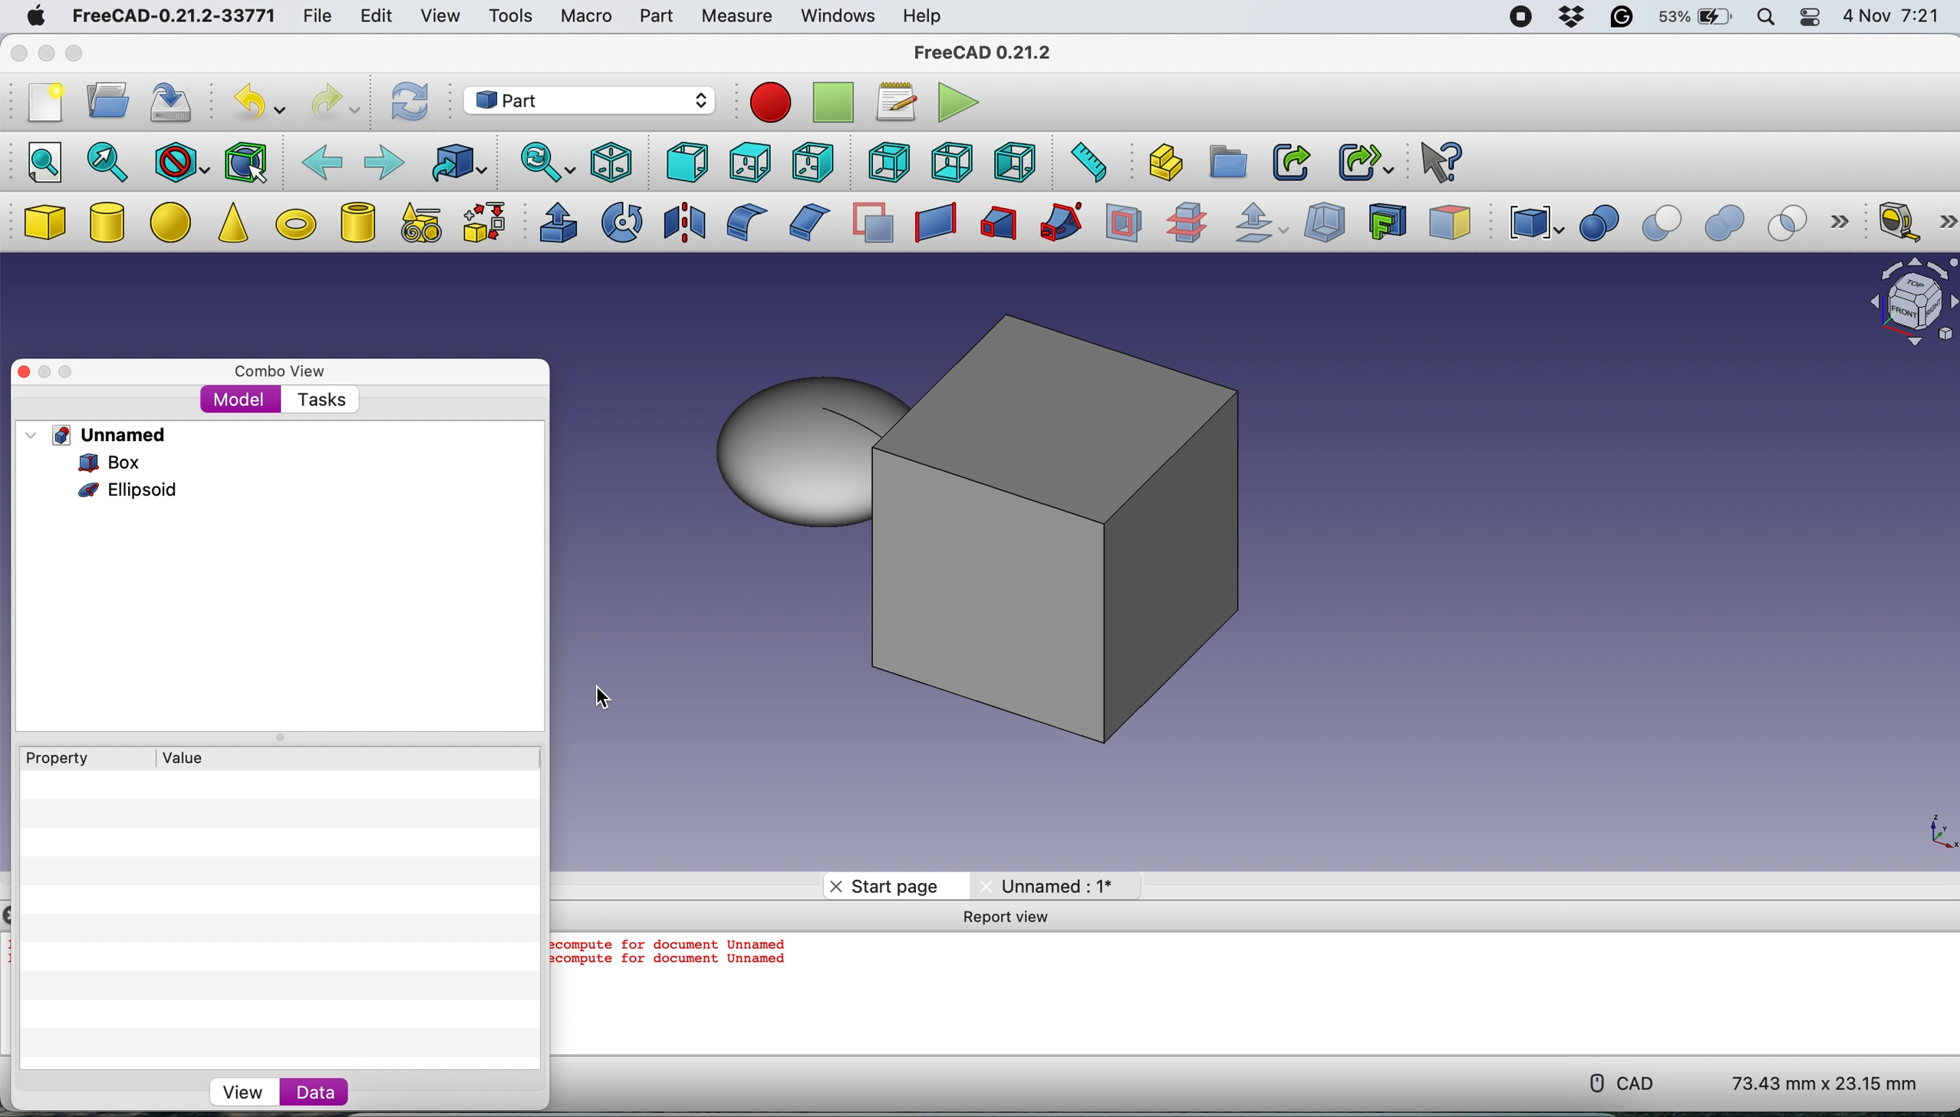 The height and width of the screenshot is (1117, 1960). What do you see at coordinates (1665, 224) in the screenshot?
I see `cut` at bounding box center [1665, 224].